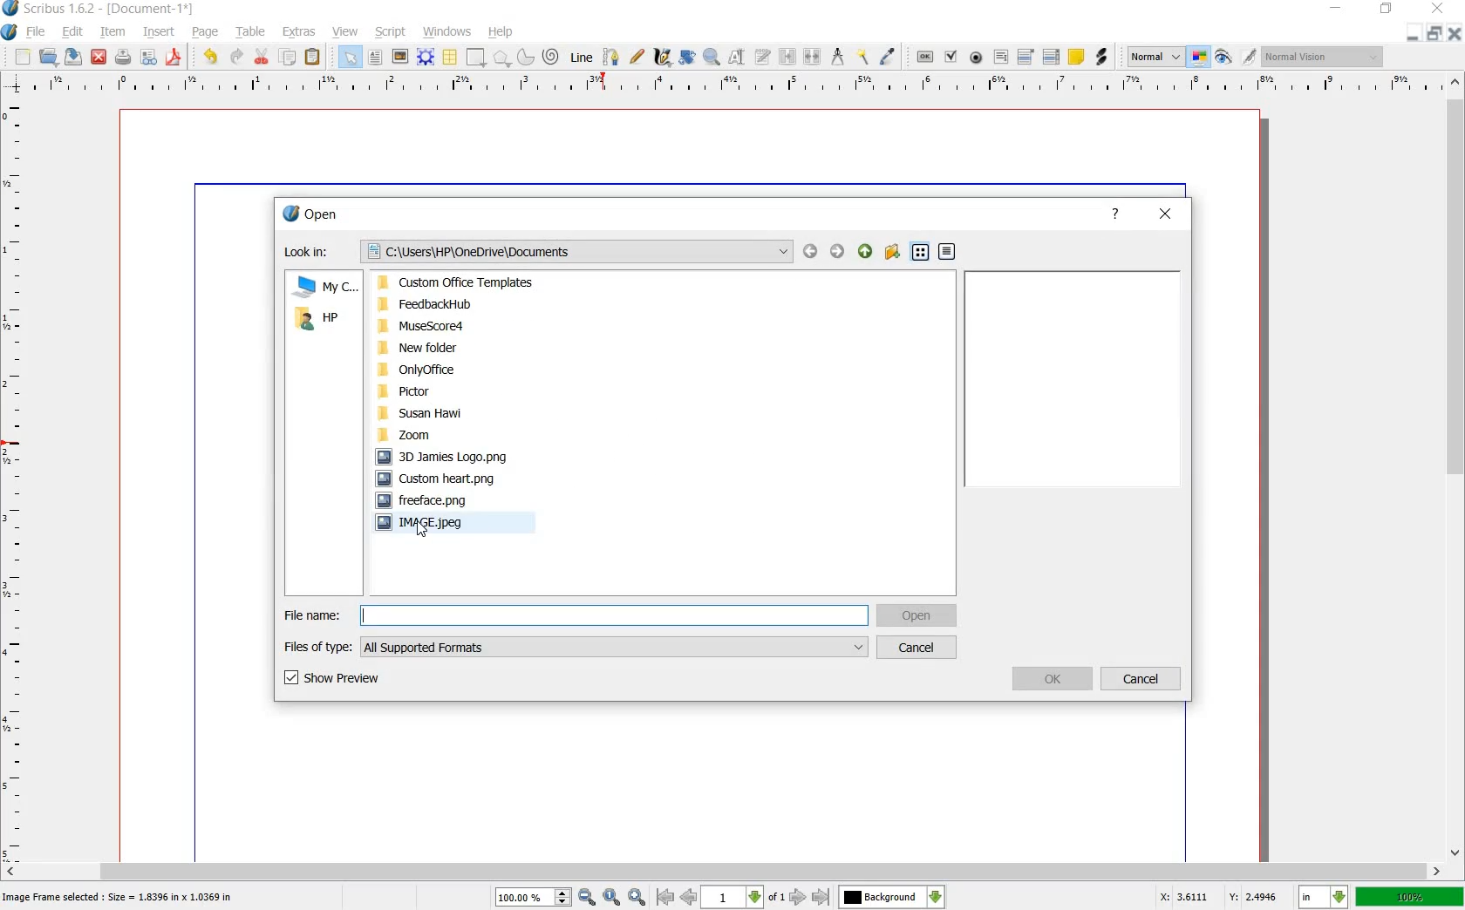  Describe the element at coordinates (523, 58) in the screenshot. I see `arc` at that location.